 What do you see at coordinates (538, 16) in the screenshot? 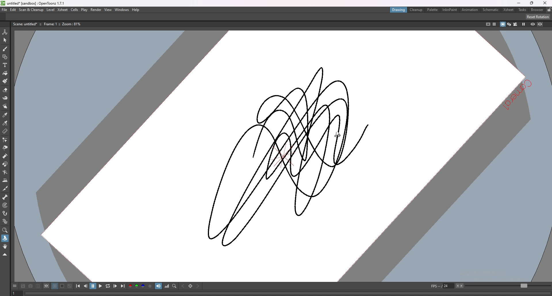
I see `reset rotation ` at bounding box center [538, 16].